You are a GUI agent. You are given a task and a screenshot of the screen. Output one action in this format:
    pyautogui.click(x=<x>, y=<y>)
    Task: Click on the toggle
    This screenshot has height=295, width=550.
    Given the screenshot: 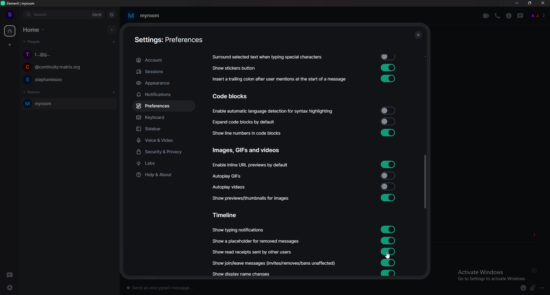 What is the action you would take?
    pyautogui.click(x=390, y=57)
    